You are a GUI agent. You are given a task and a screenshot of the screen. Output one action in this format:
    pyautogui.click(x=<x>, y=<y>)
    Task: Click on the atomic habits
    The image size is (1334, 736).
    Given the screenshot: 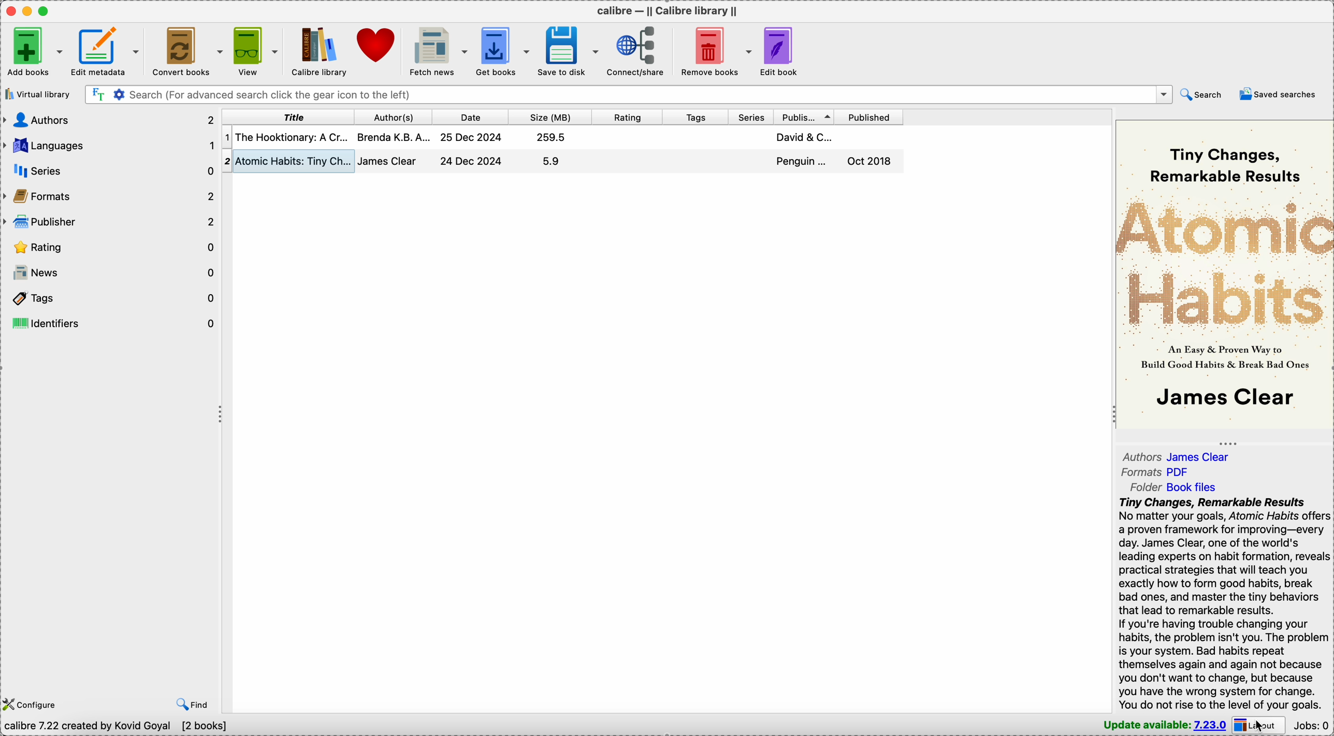 What is the action you would take?
    pyautogui.click(x=1225, y=264)
    